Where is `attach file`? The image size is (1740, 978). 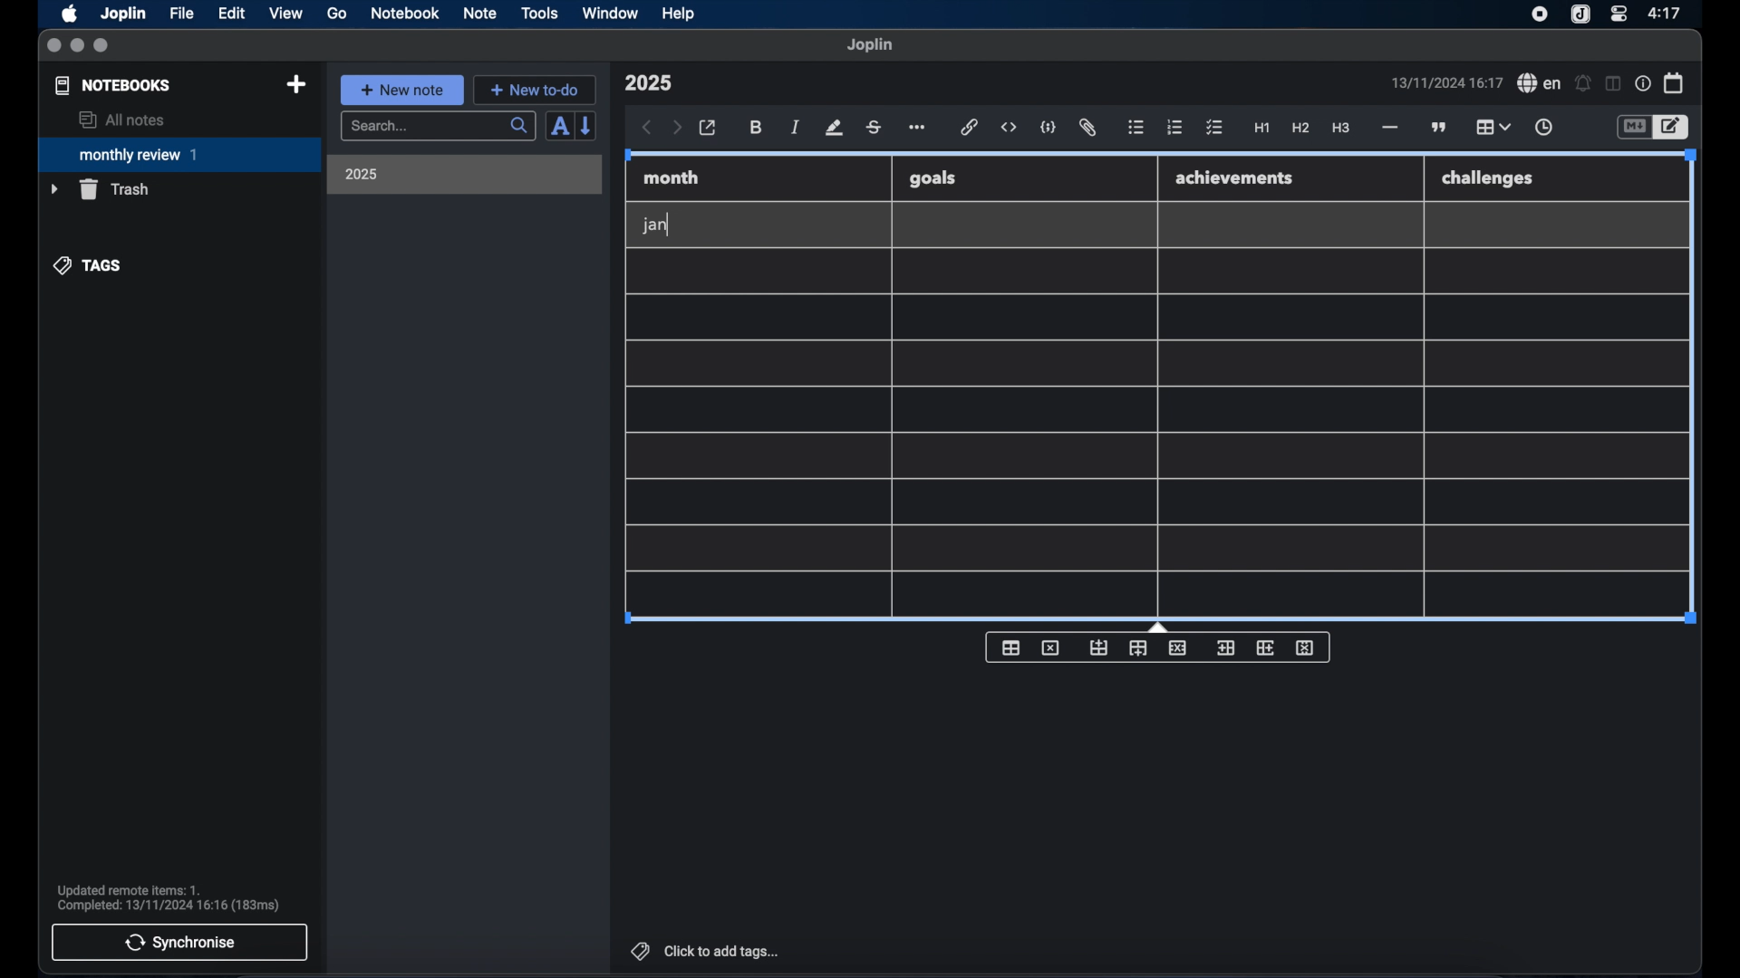 attach file is located at coordinates (1087, 128).